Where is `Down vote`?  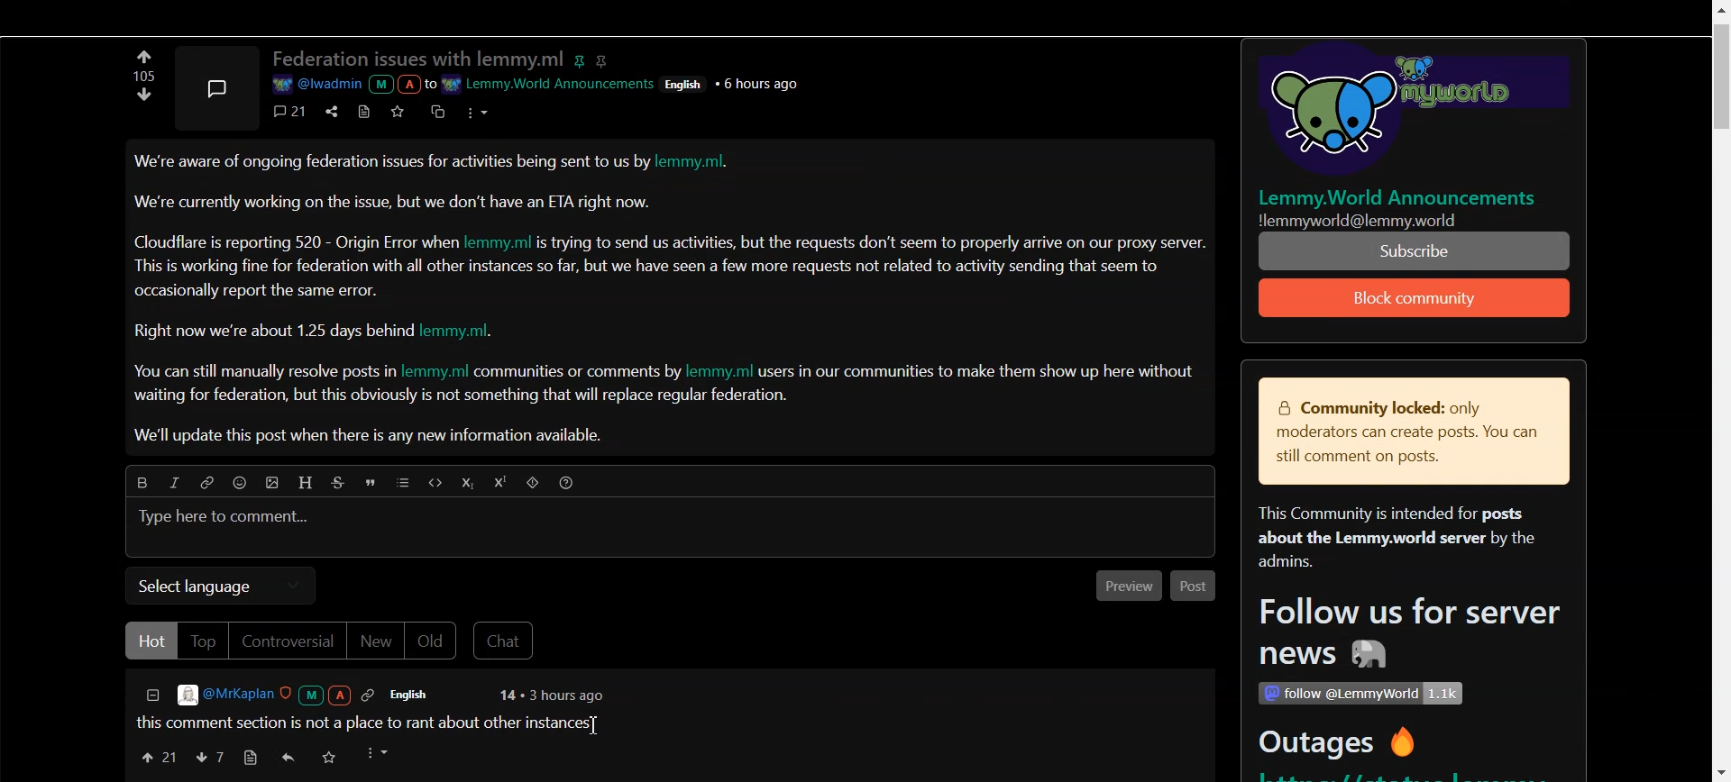
Down vote is located at coordinates (144, 56).